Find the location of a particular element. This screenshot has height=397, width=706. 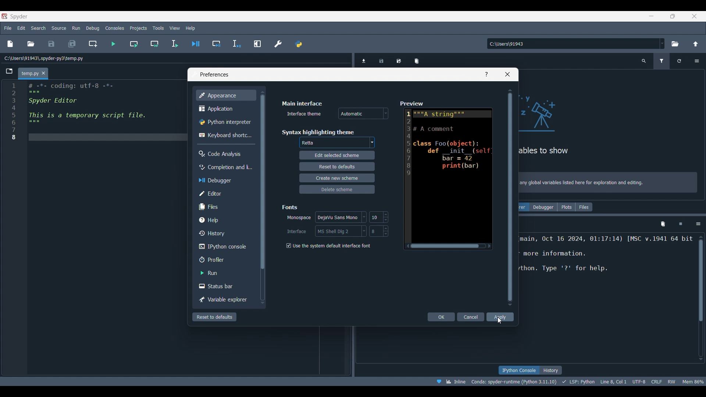

font size is located at coordinates (379, 231).